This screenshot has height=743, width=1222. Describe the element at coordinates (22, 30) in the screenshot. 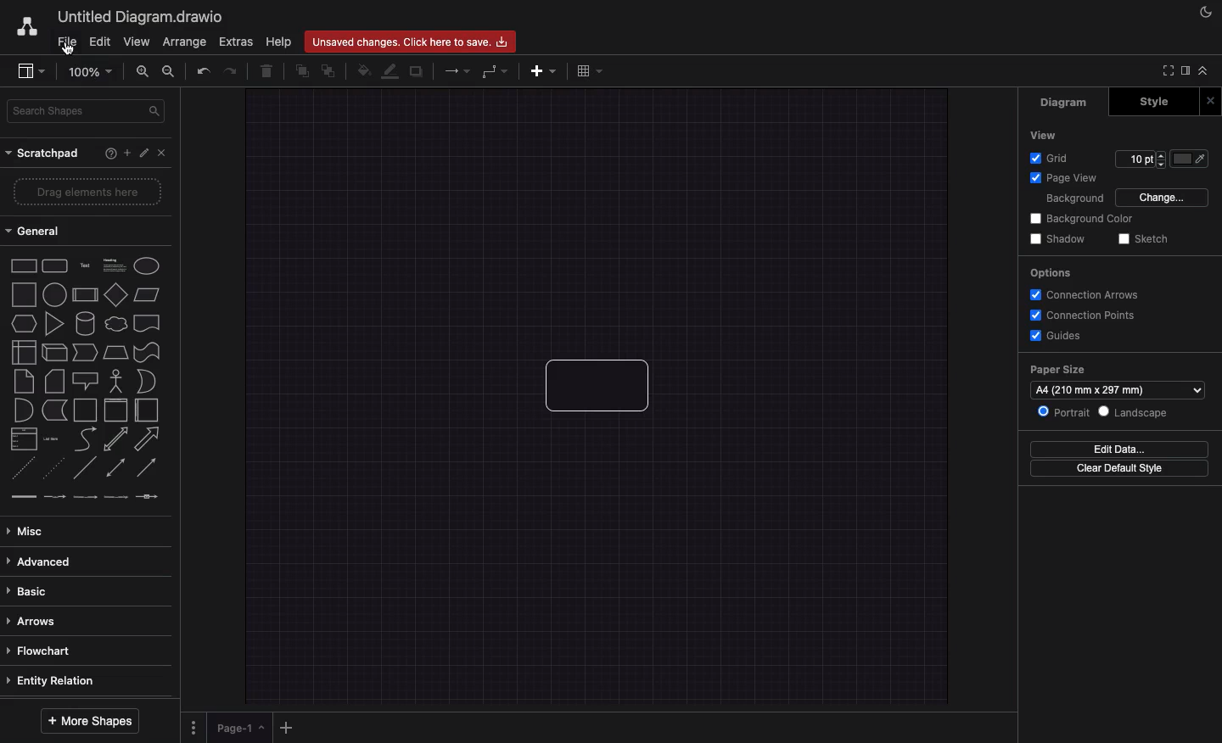

I see `Draw.io` at that location.